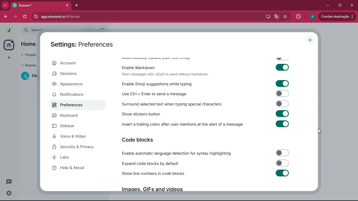 The width and height of the screenshot is (358, 201). Describe the element at coordinates (340, 5) in the screenshot. I see `maximize` at that location.